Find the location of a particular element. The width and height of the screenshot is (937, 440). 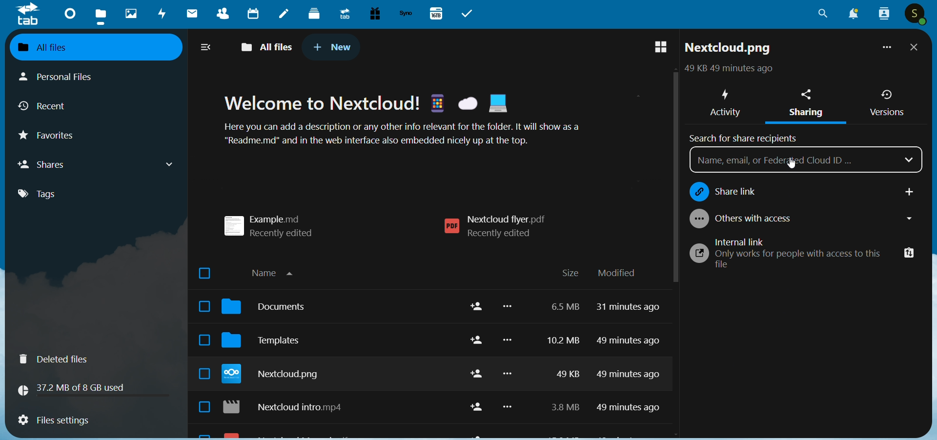

activity is located at coordinates (163, 15).